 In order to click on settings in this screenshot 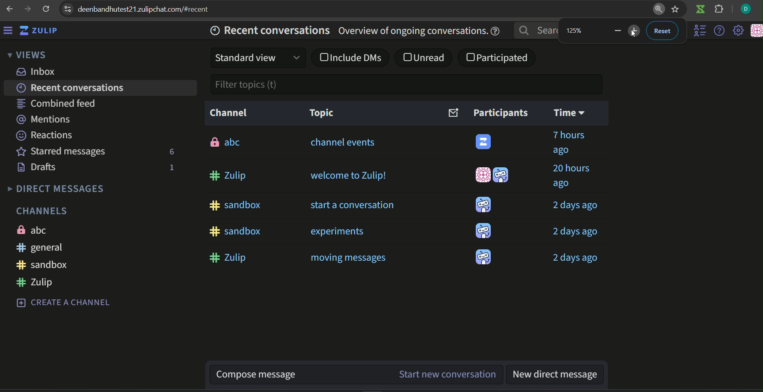, I will do `click(739, 31)`.